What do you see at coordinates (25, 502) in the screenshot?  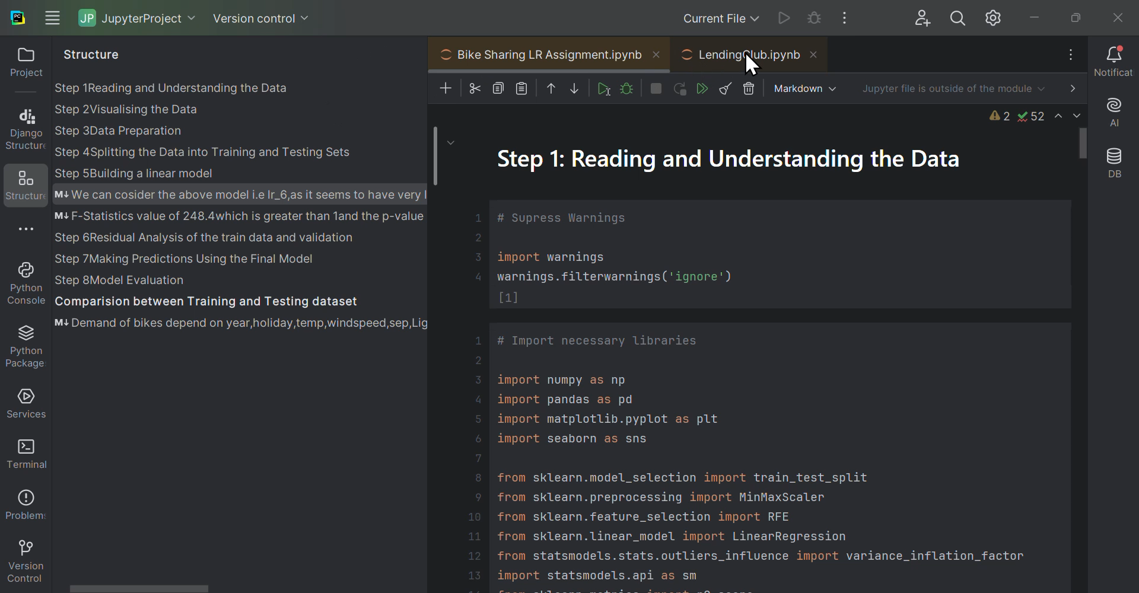 I see `Problems` at bounding box center [25, 502].